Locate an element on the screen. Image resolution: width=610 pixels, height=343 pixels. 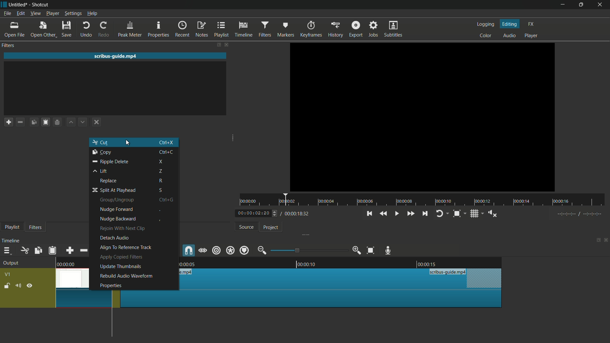
fx is located at coordinates (531, 23).